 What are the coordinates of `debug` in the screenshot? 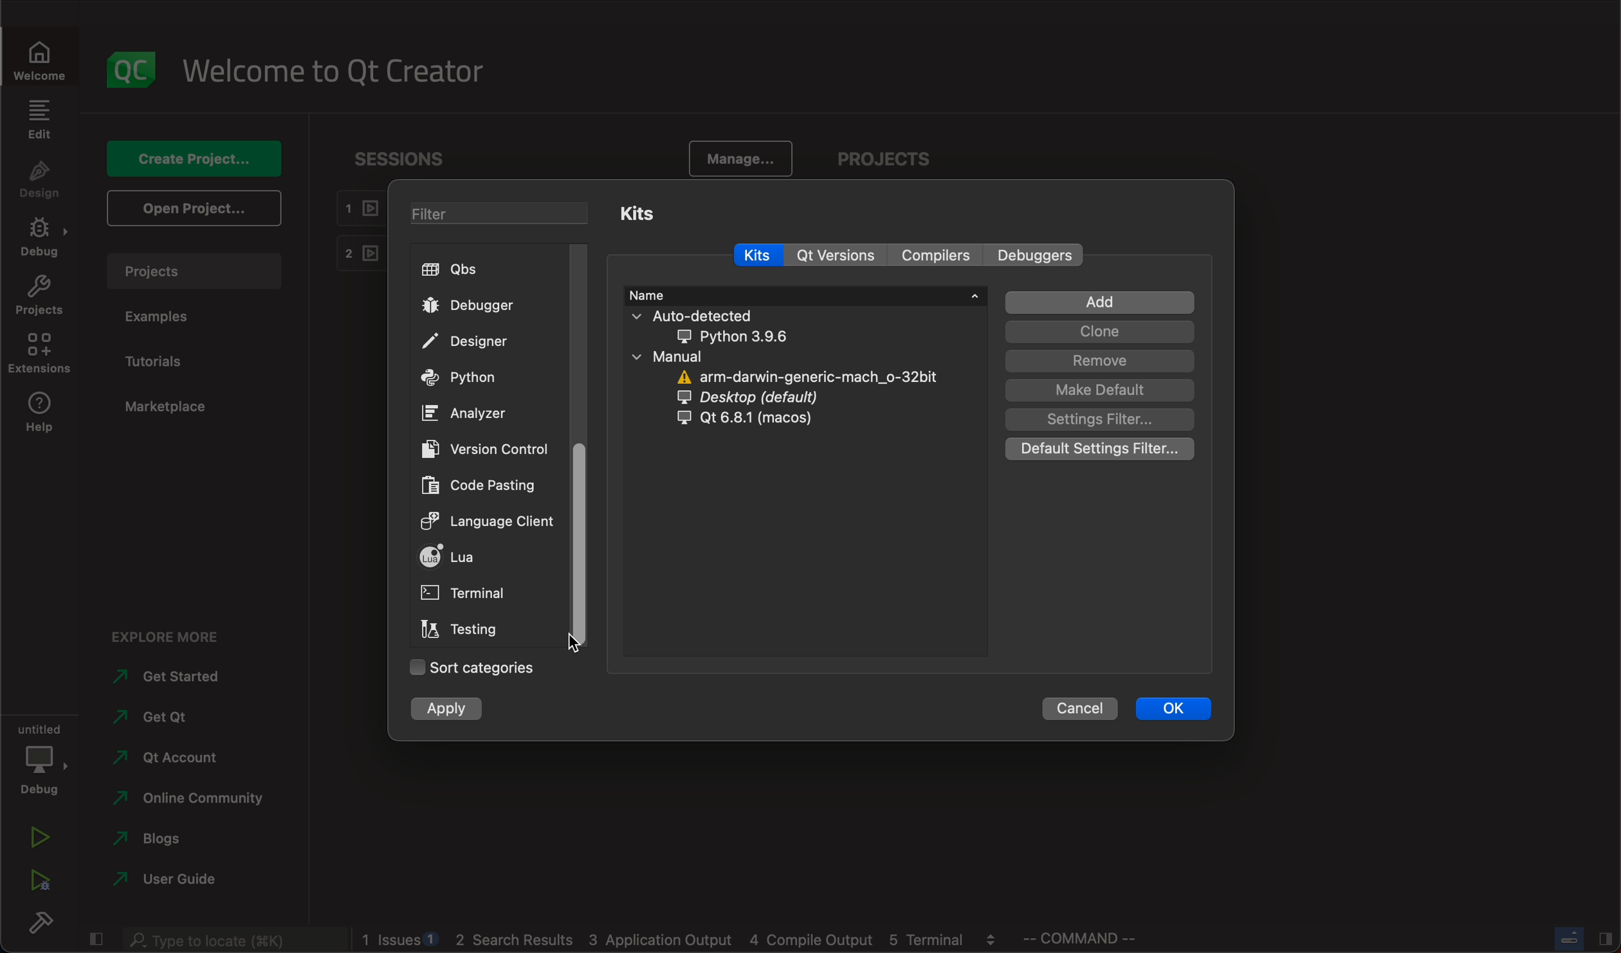 It's located at (42, 758).